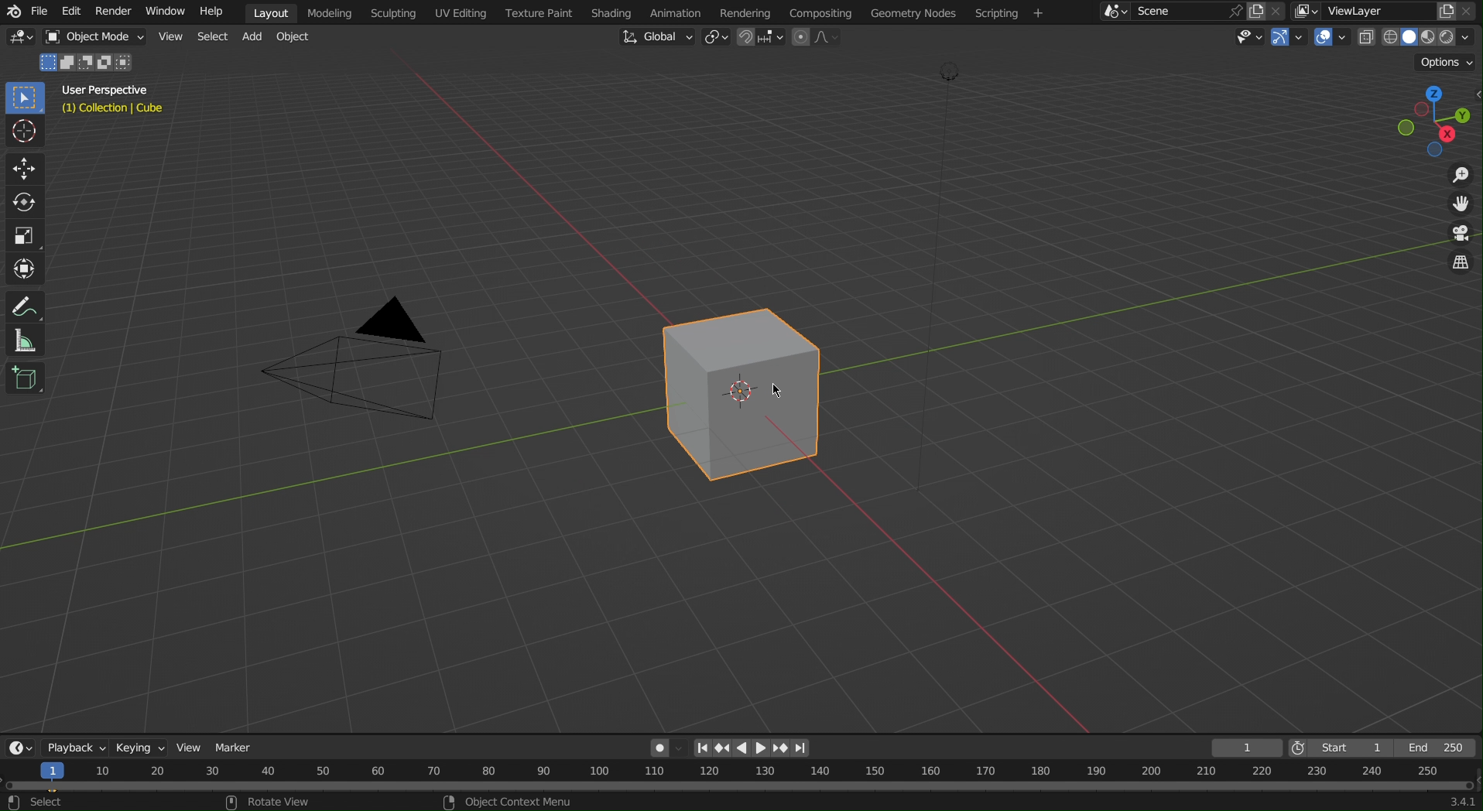 The image size is (1483, 811). Describe the element at coordinates (272, 802) in the screenshot. I see `rotate view` at that location.